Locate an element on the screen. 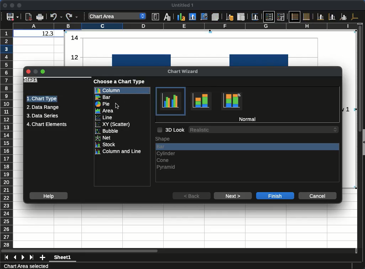 The width and height of the screenshot is (365, 269). pie is located at coordinates (122, 104).